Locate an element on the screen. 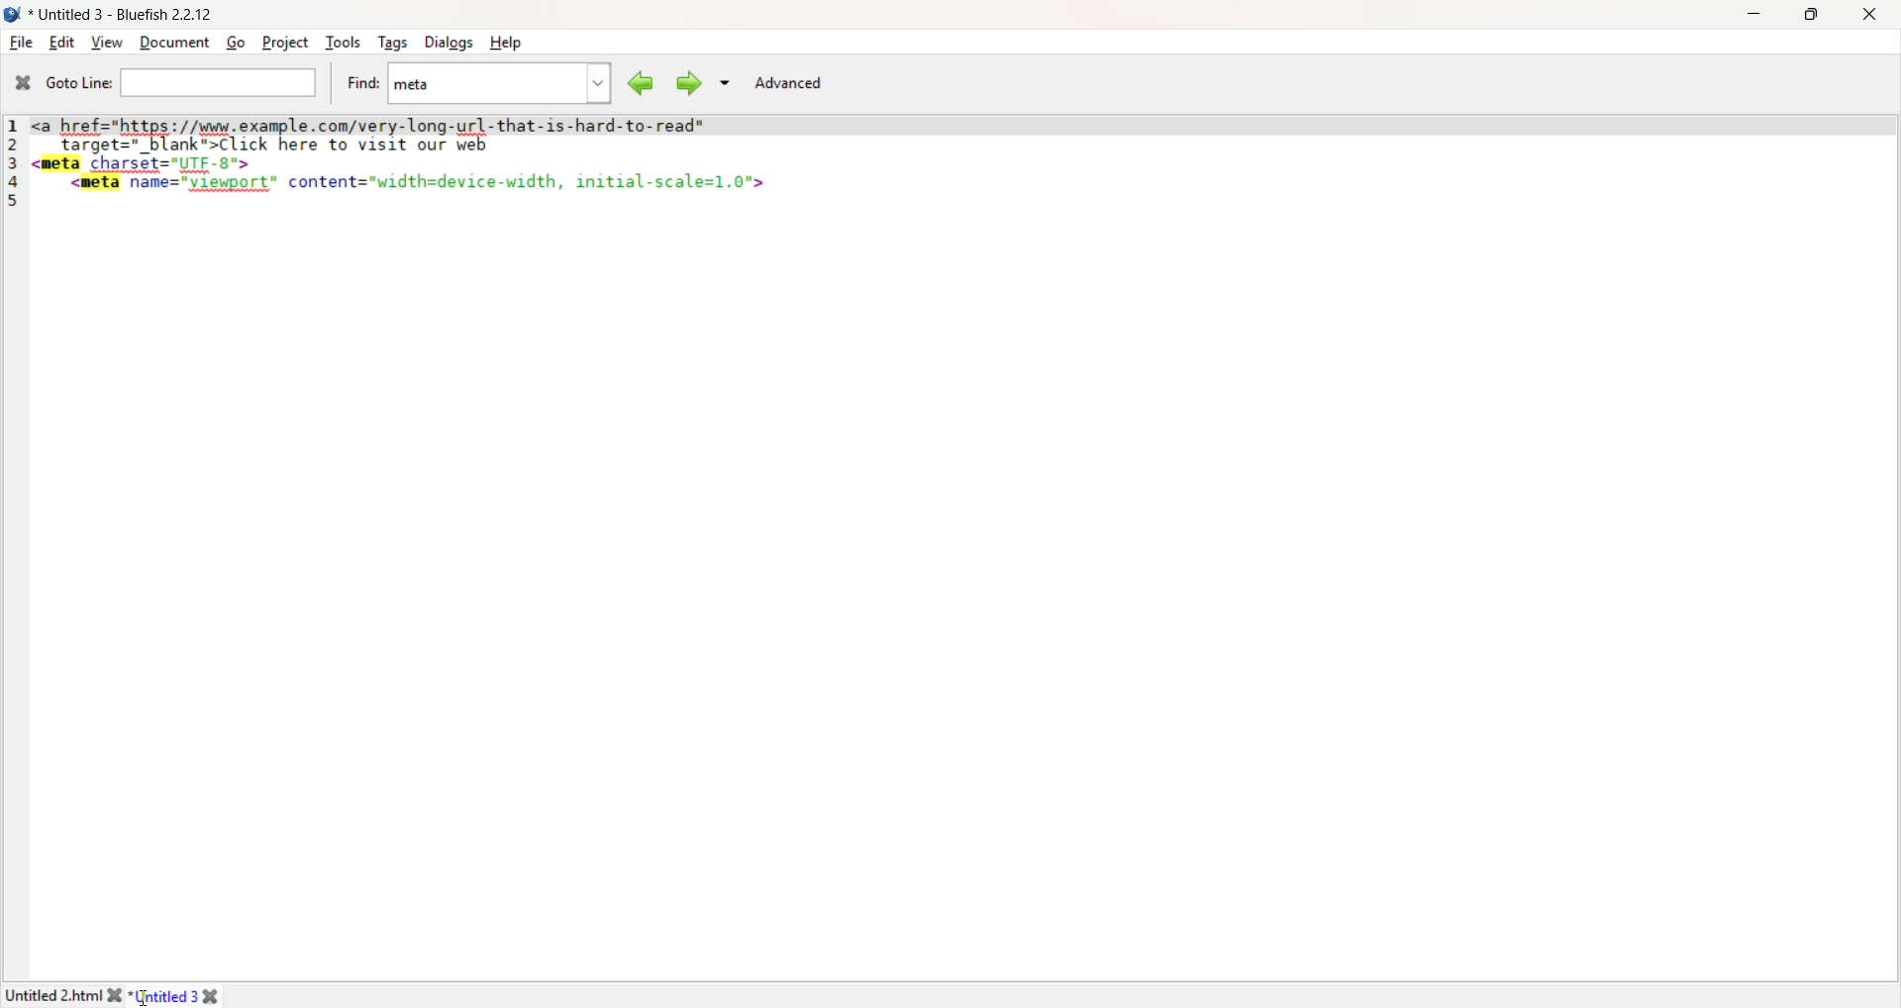  close file 2 is located at coordinates (219, 995).